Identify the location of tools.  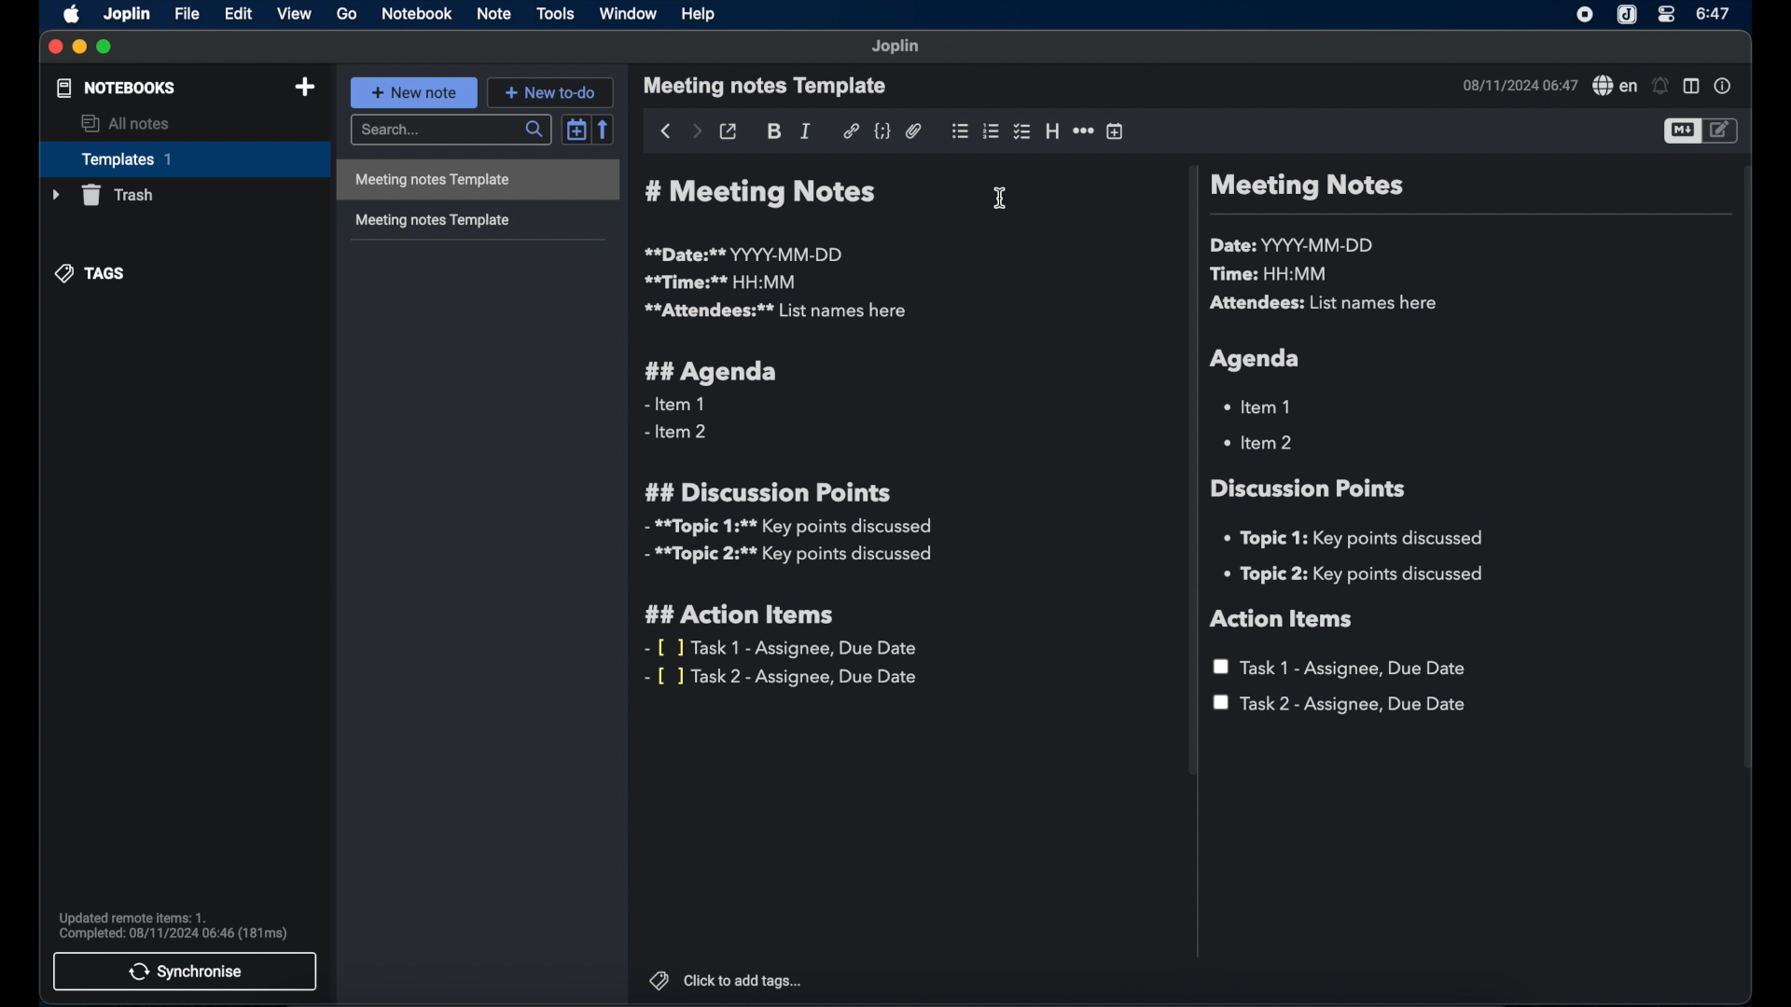
(555, 13).